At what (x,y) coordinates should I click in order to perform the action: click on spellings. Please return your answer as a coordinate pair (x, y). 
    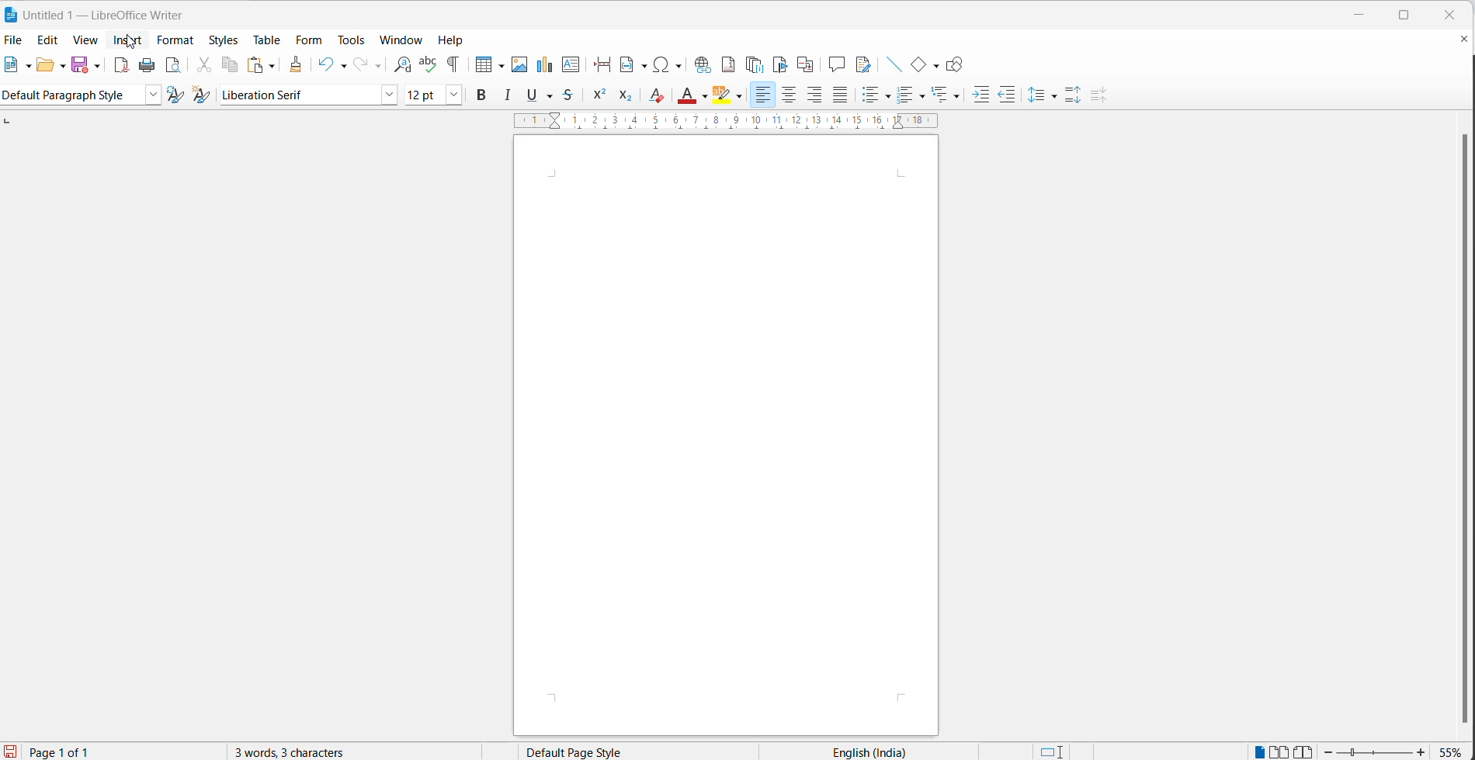
    Looking at the image, I should click on (430, 66).